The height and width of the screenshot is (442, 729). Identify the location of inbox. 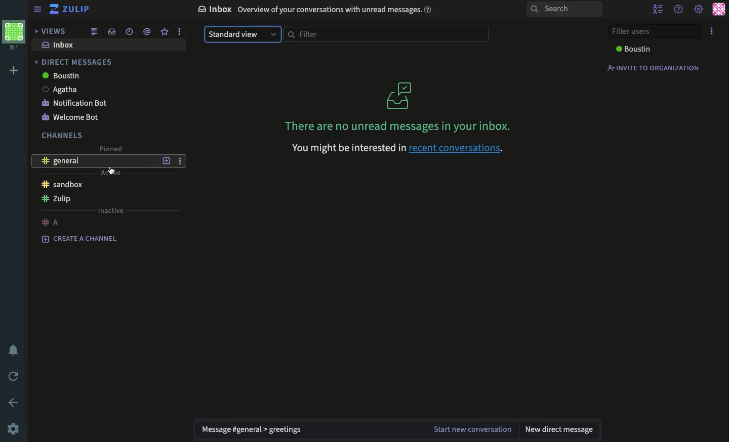
(60, 46).